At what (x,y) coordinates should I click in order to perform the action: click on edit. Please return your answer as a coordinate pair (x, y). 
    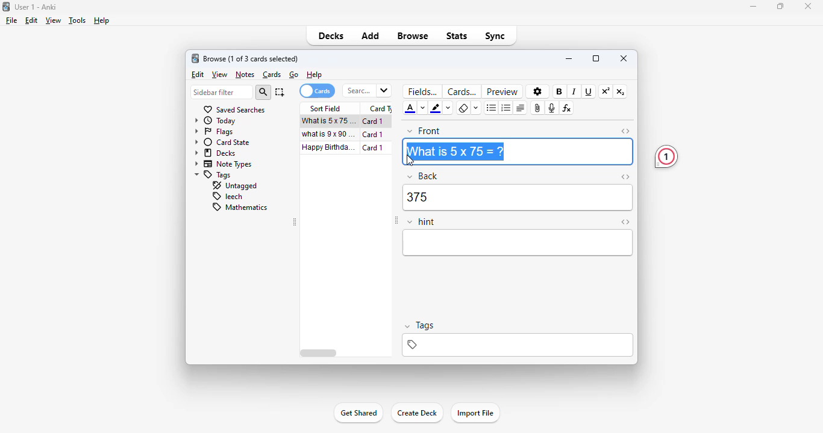
    Looking at the image, I should click on (198, 74).